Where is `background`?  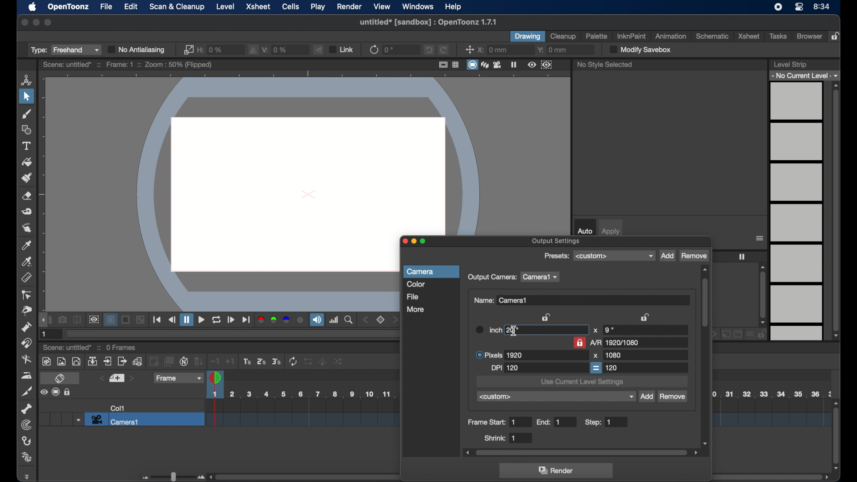
background is located at coordinates (112, 320).